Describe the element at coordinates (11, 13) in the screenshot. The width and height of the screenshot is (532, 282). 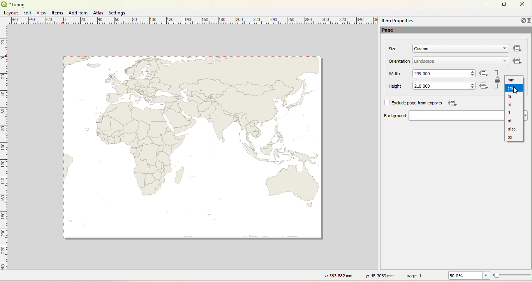
I see `Layout` at that location.